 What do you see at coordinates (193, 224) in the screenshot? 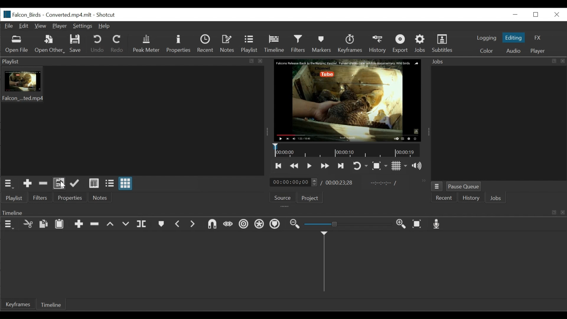
I see `Next Marker` at bounding box center [193, 224].